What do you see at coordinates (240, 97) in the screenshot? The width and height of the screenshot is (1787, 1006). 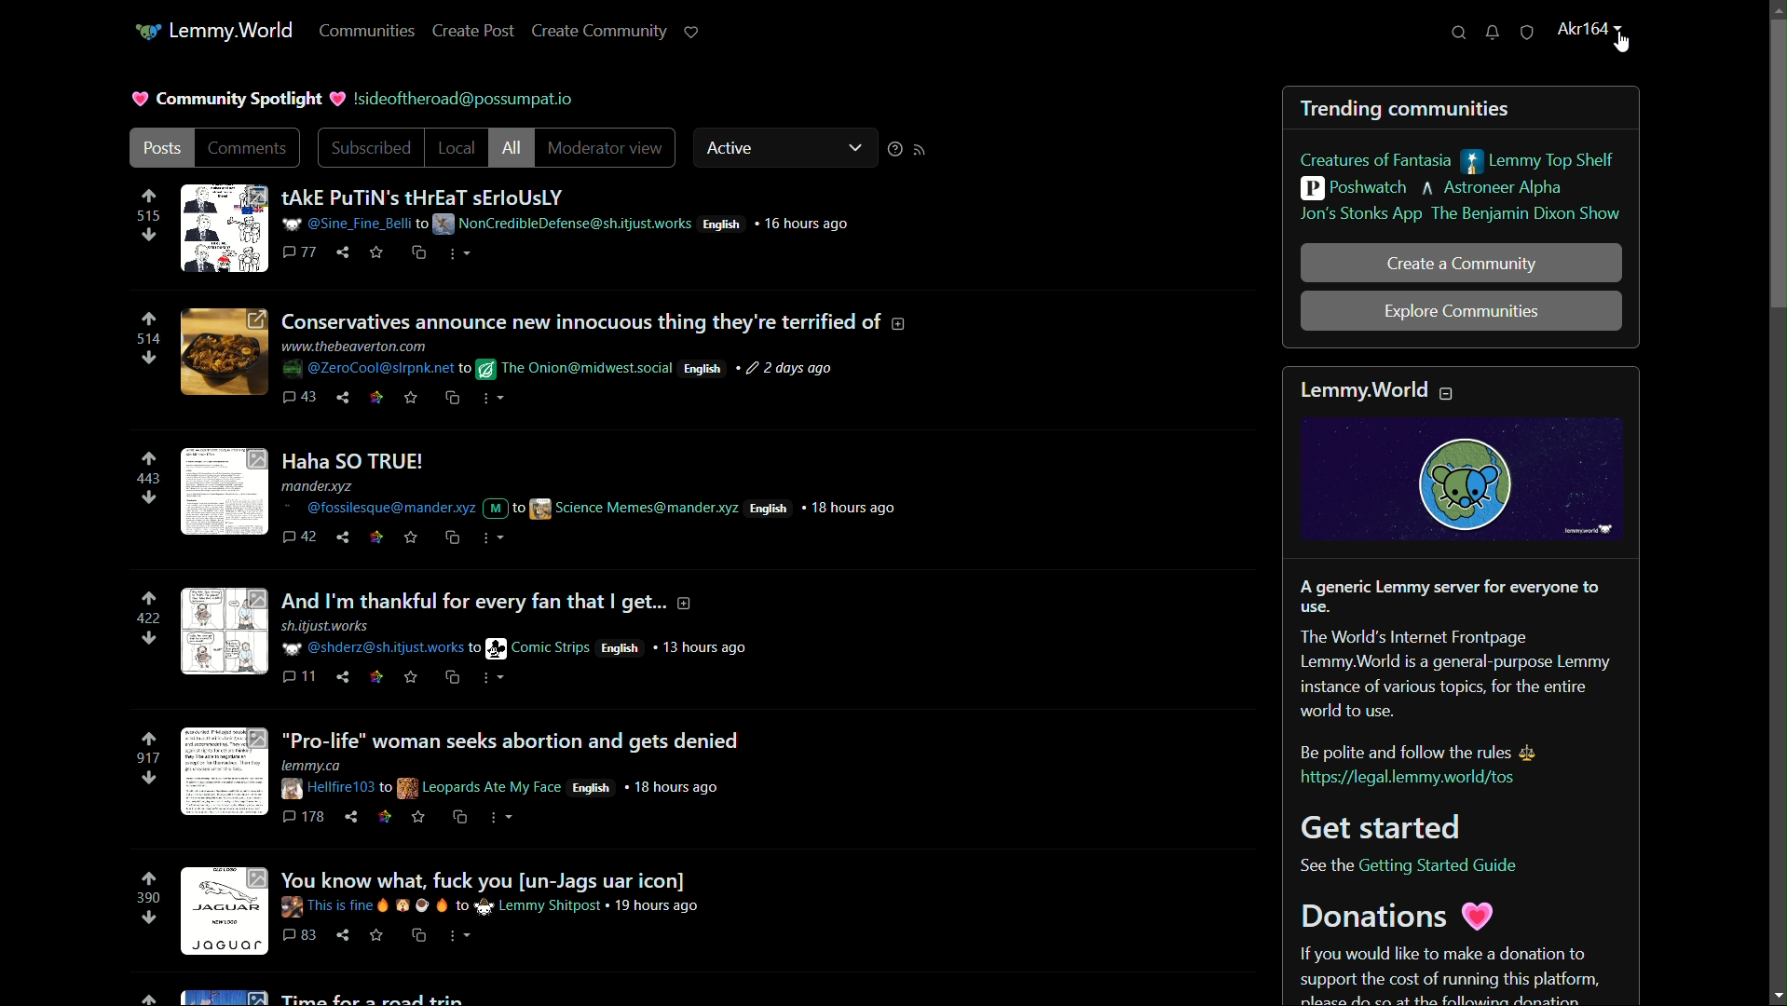 I see `community spotlight` at bounding box center [240, 97].